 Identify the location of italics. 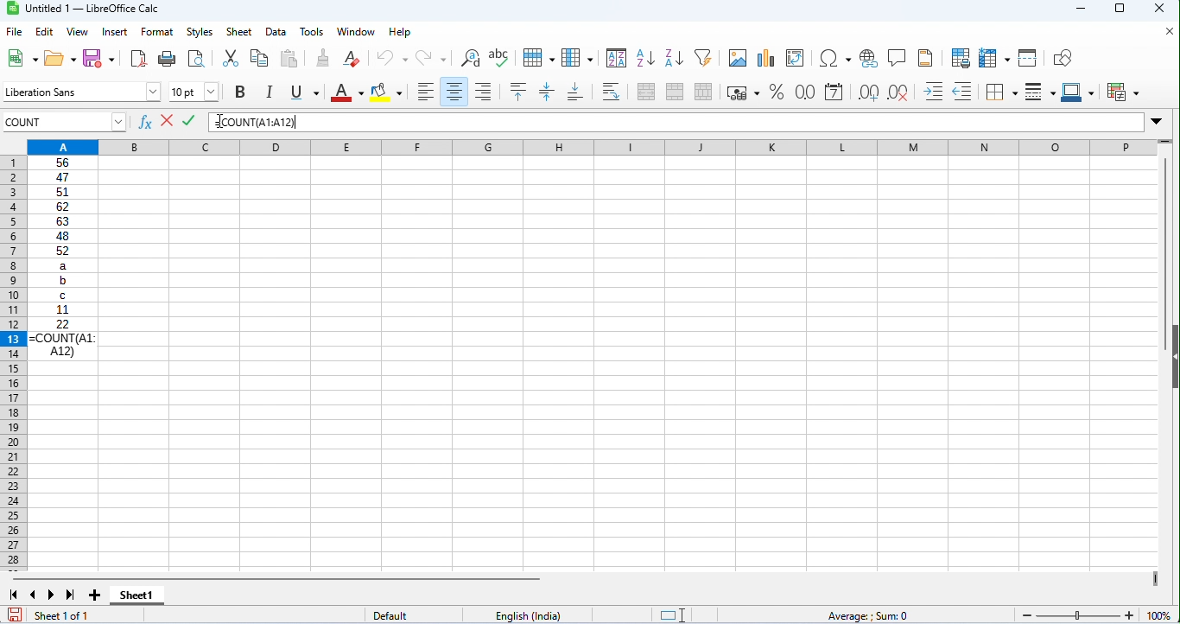
(269, 92).